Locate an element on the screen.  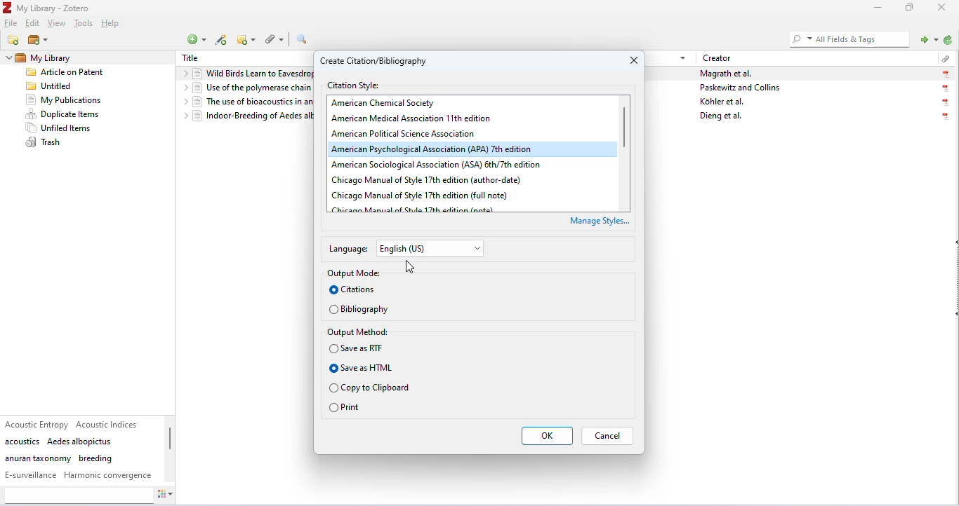
american sociological association (ASA) 6th/7th edition is located at coordinates (473, 165).